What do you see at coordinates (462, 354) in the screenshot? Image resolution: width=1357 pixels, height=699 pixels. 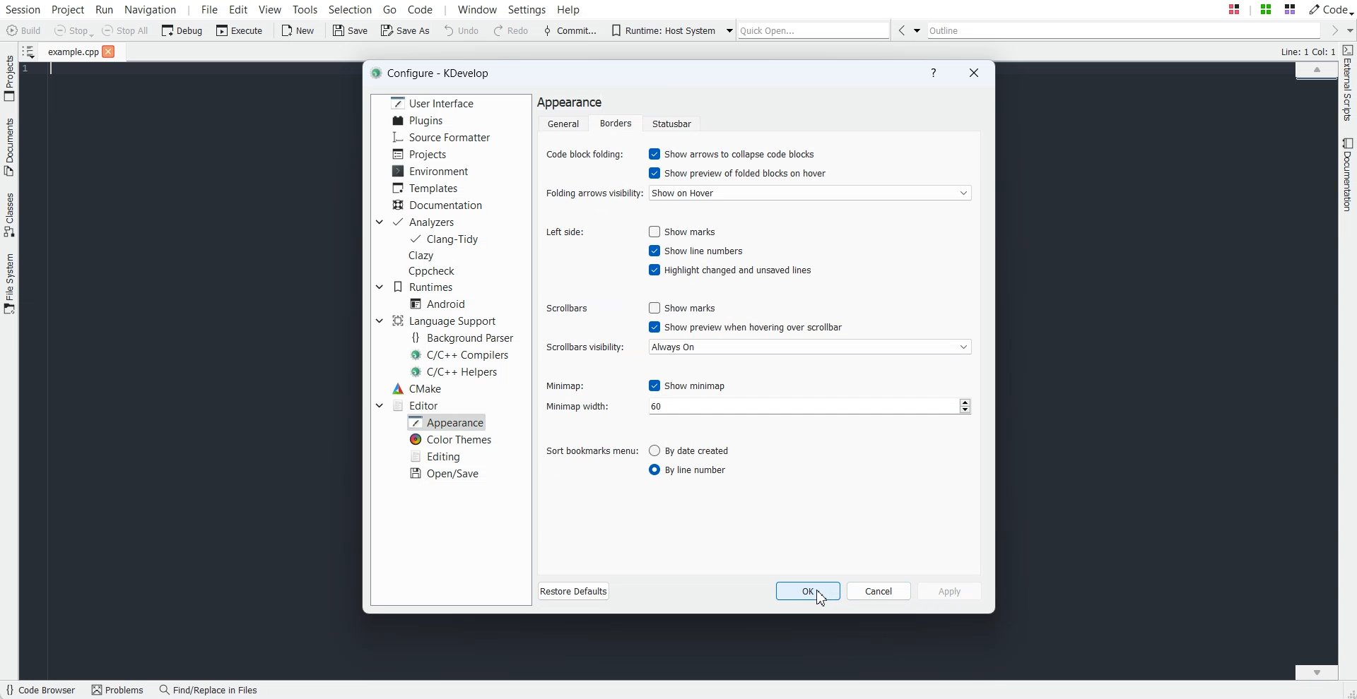 I see `C/C++ Compilers` at bounding box center [462, 354].